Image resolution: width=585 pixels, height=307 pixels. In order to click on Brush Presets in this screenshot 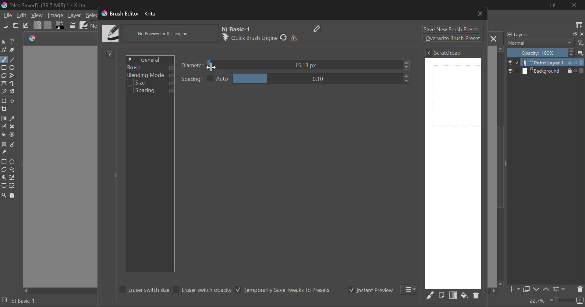, I will do `click(84, 26)`.